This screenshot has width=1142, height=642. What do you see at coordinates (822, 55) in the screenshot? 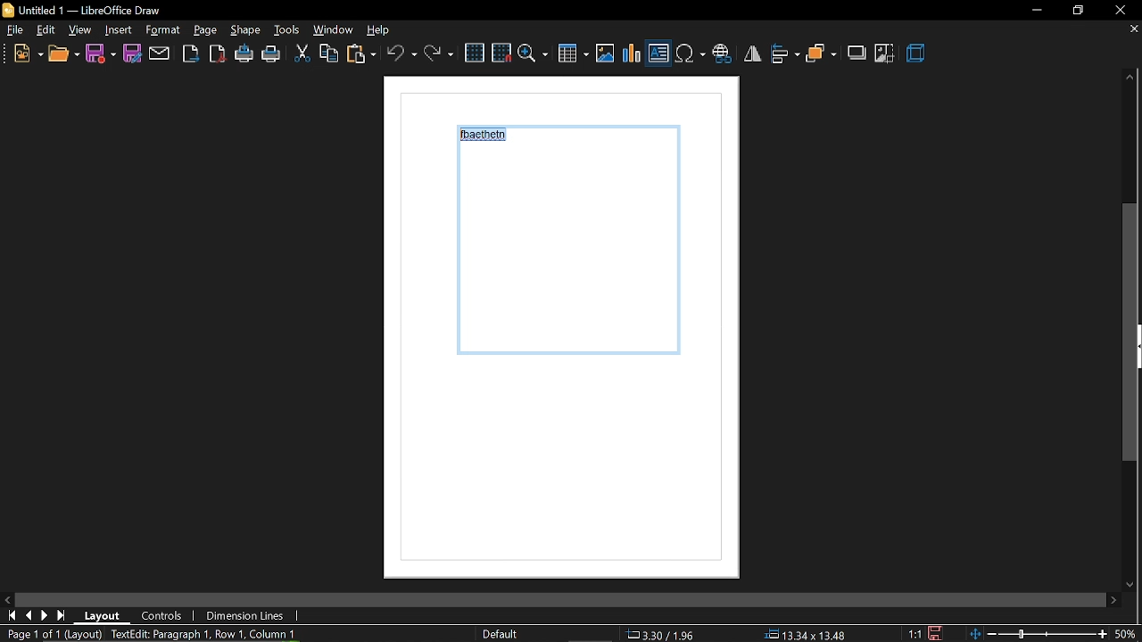
I see `arrange` at bounding box center [822, 55].